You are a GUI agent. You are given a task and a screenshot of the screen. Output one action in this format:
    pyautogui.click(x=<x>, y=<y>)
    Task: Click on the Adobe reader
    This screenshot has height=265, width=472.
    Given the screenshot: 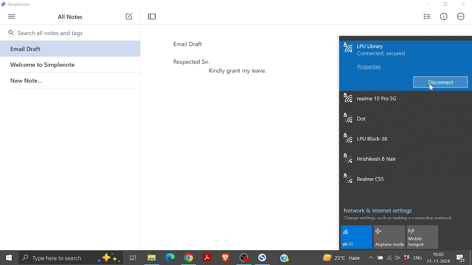 What is the action you would take?
    pyautogui.click(x=208, y=258)
    